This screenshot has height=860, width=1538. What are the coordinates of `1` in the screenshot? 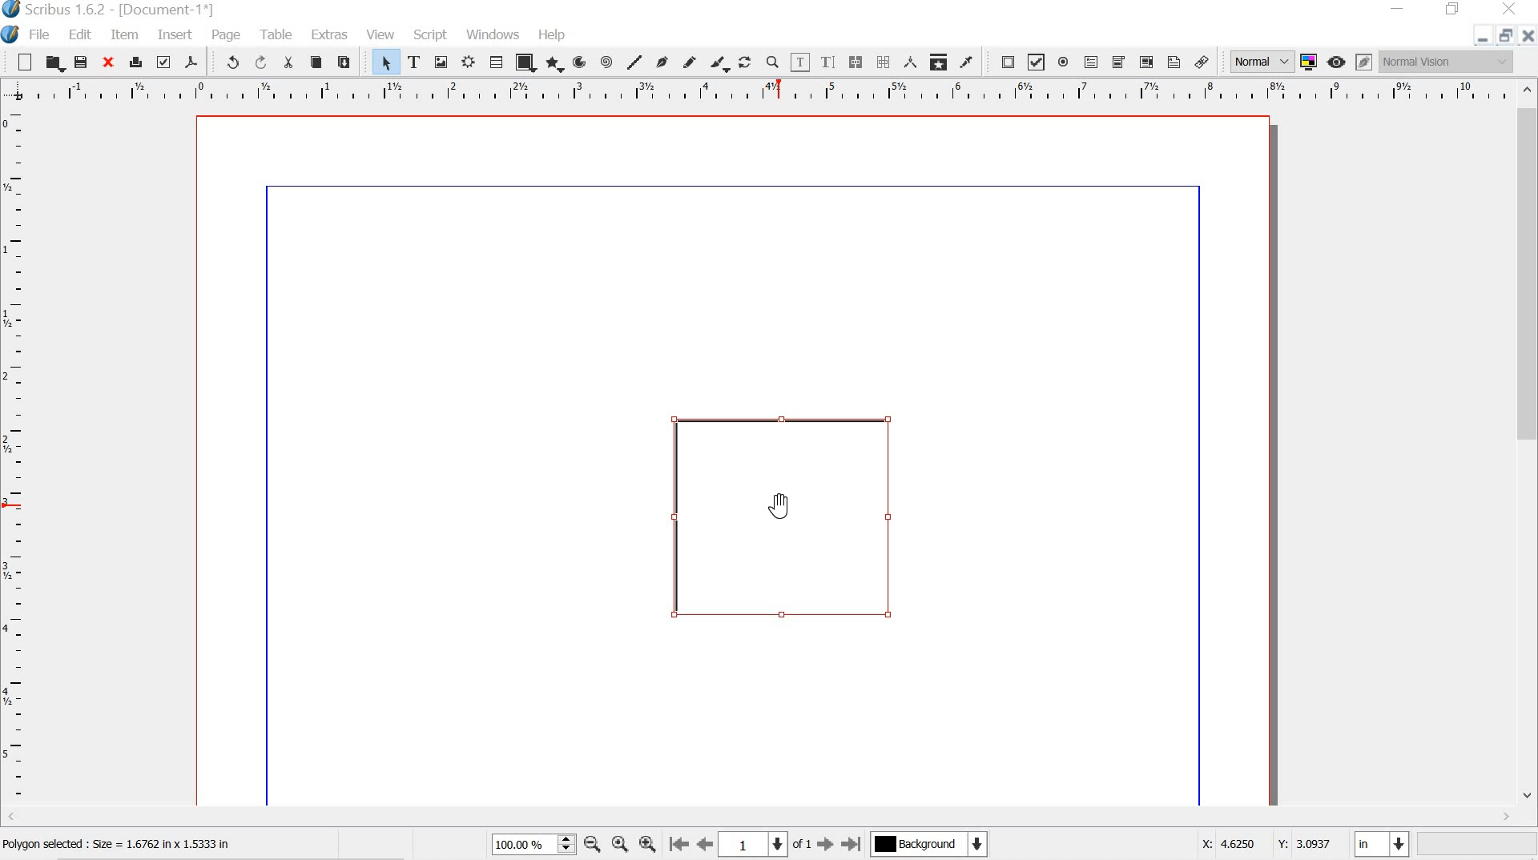 It's located at (754, 843).